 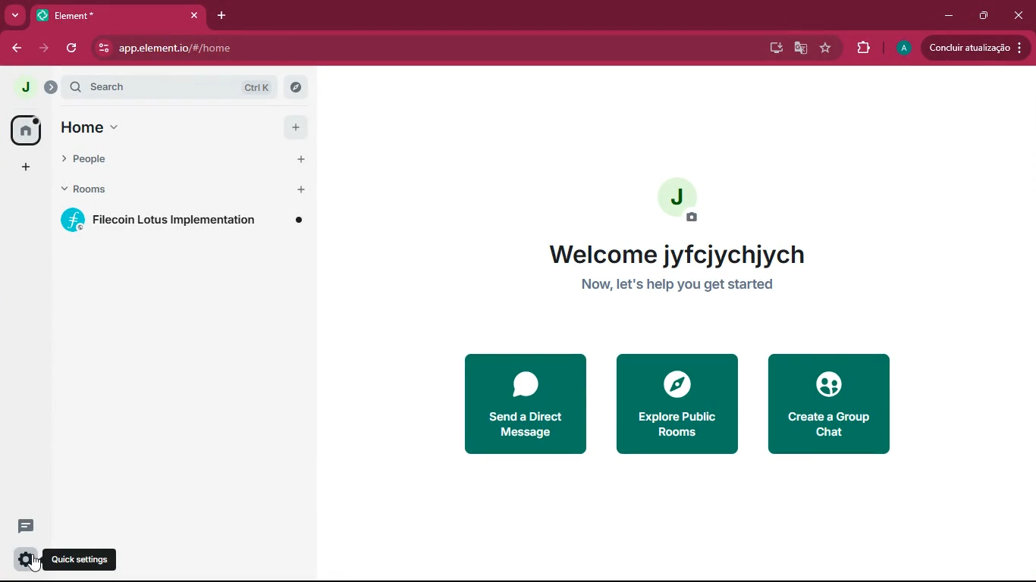 What do you see at coordinates (862, 48) in the screenshot?
I see `extensions` at bounding box center [862, 48].